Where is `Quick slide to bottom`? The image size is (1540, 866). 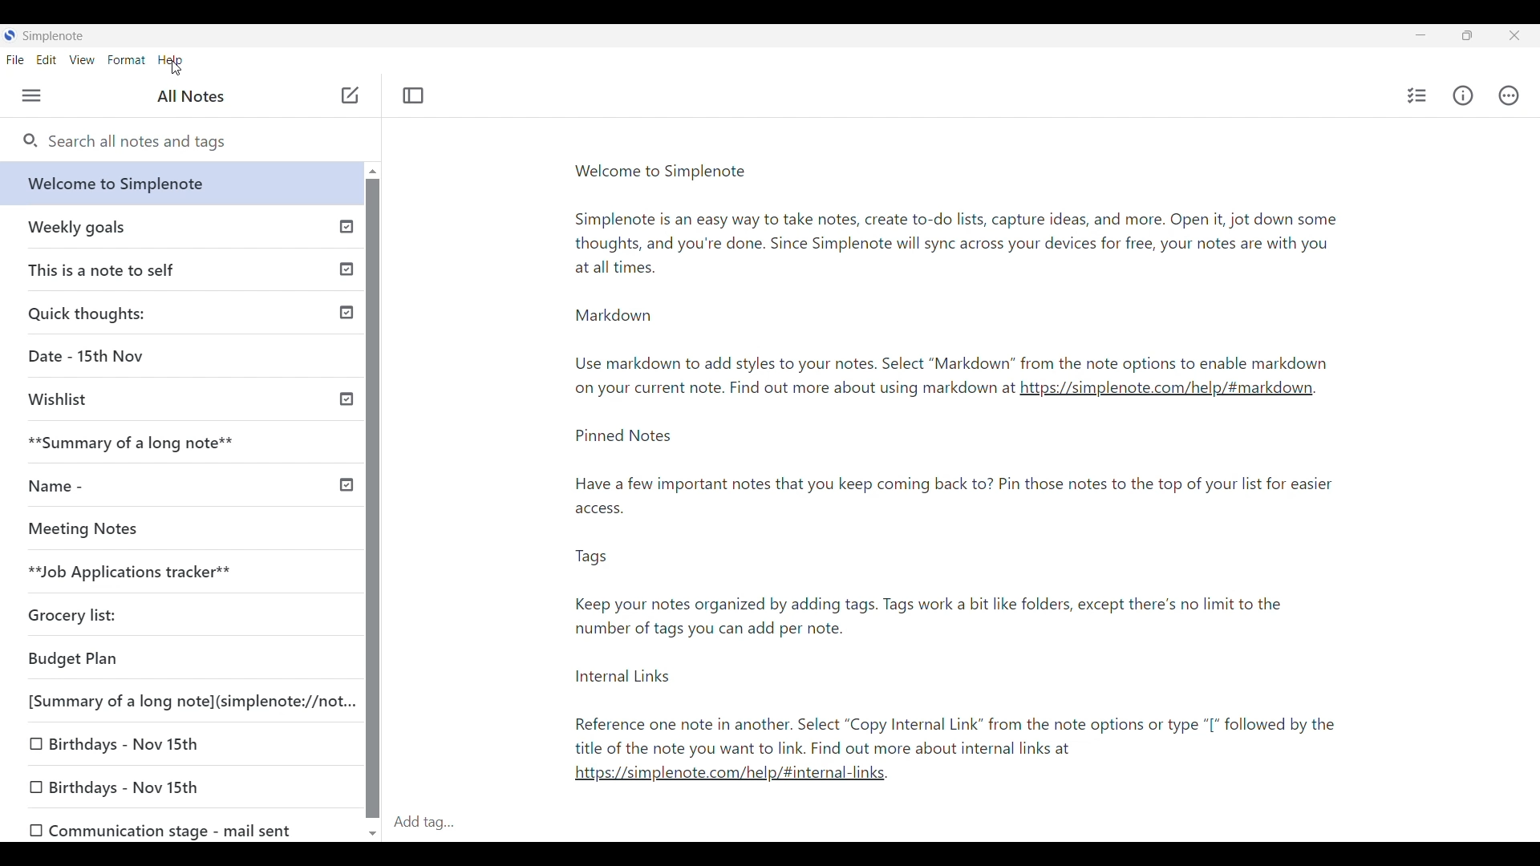
Quick slide to bottom is located at coordinates (373, 834).